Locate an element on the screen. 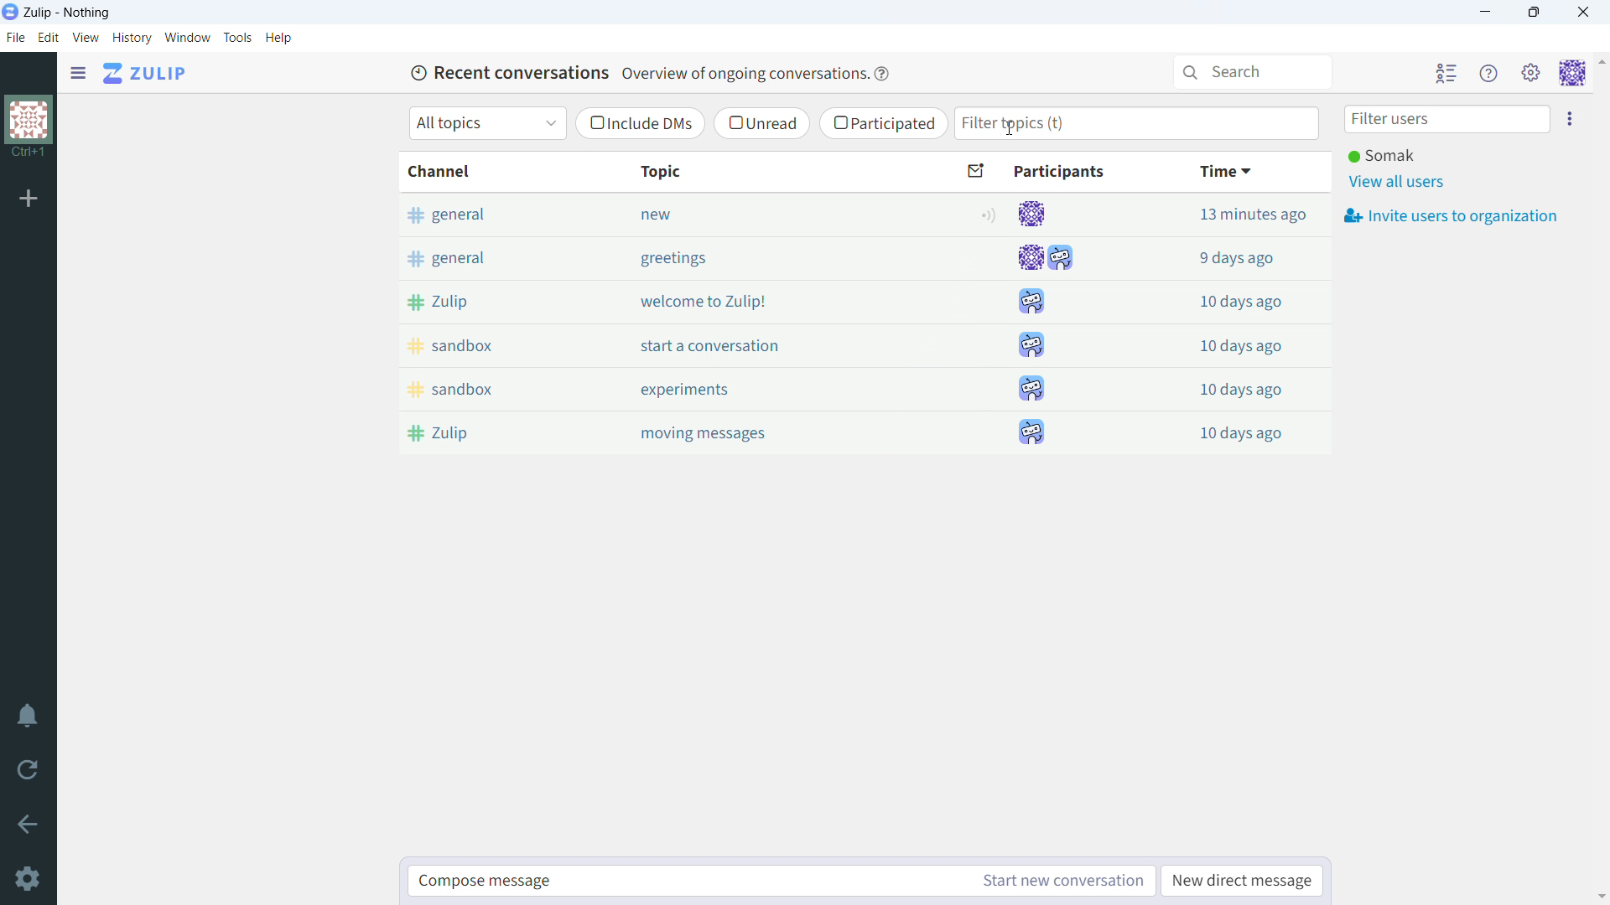 The image size is (1610, 905). Recent conversations is located at coordinates (507, 71).